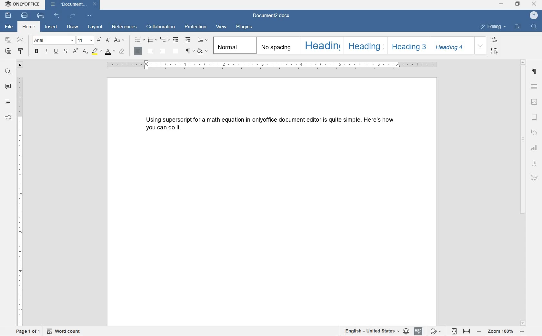  I want to click on print, so click(25, 15).